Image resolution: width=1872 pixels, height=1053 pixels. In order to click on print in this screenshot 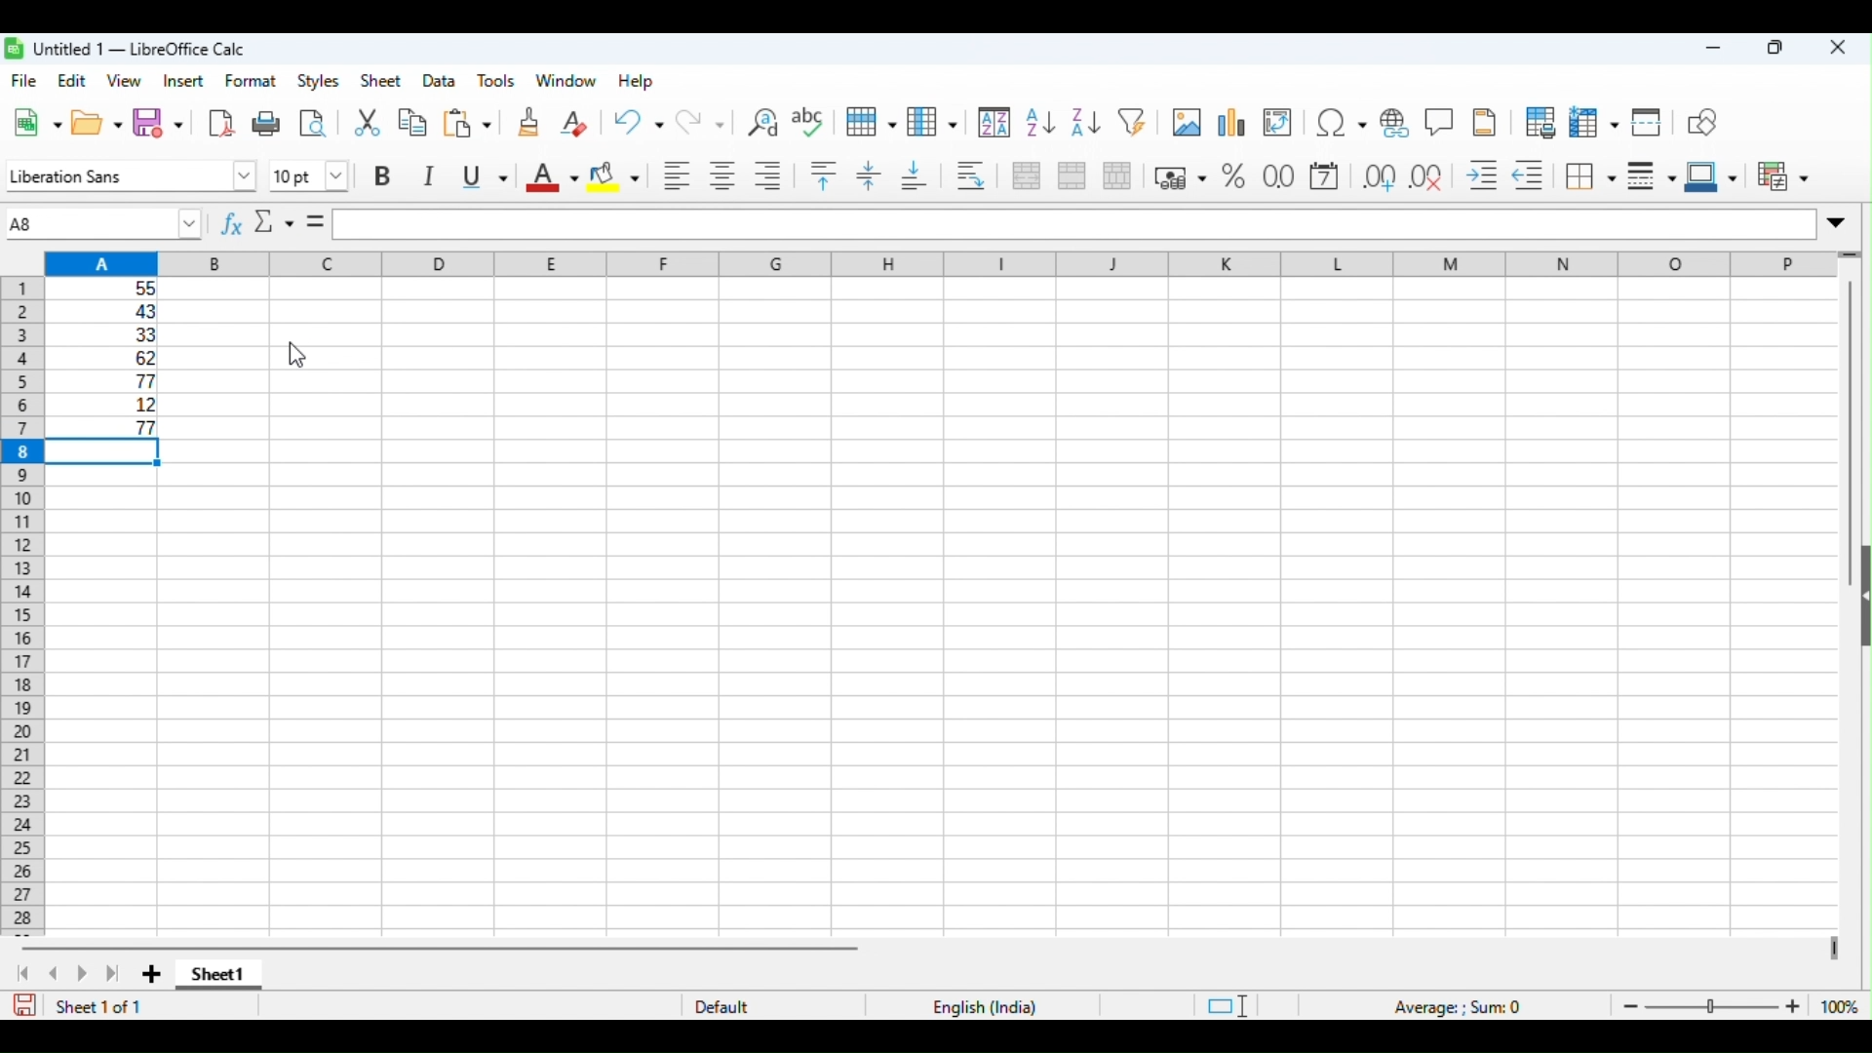, I will do `click(267, 124)`.